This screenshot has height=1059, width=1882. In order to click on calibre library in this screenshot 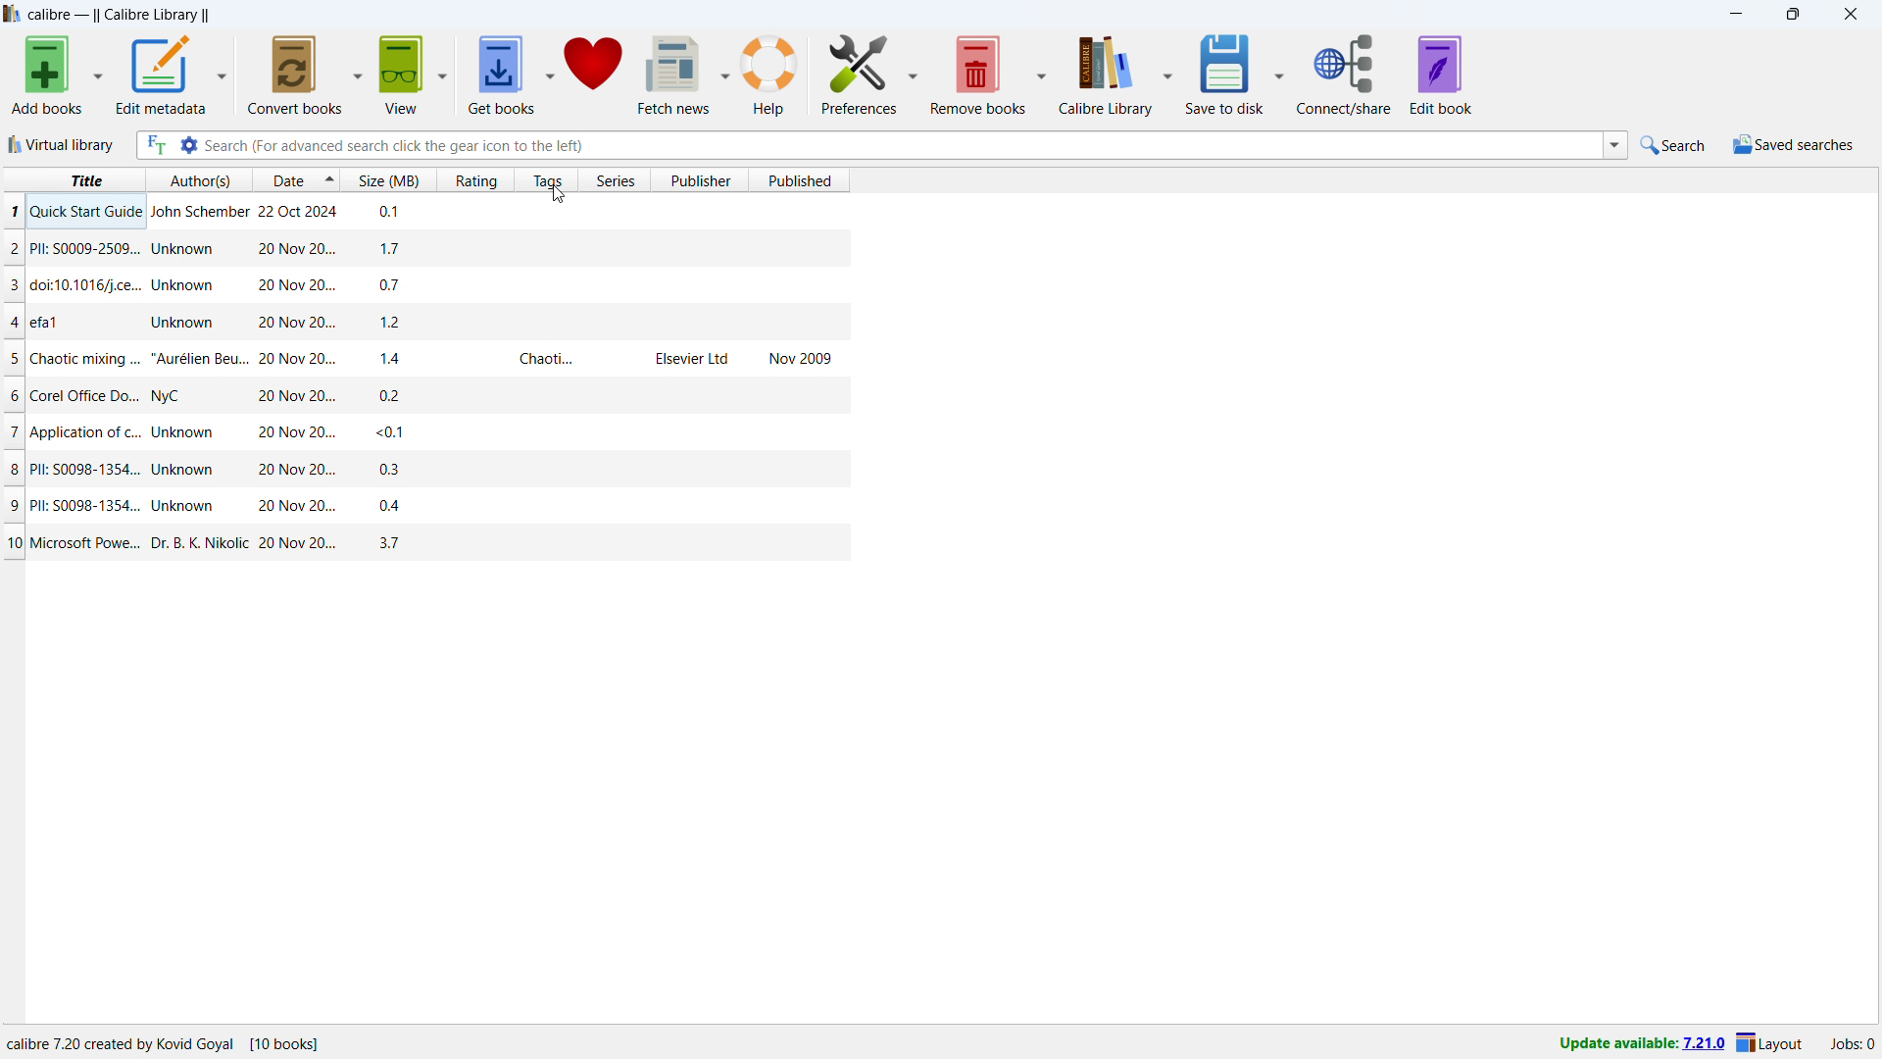, I will do `click(1107, 75)`.